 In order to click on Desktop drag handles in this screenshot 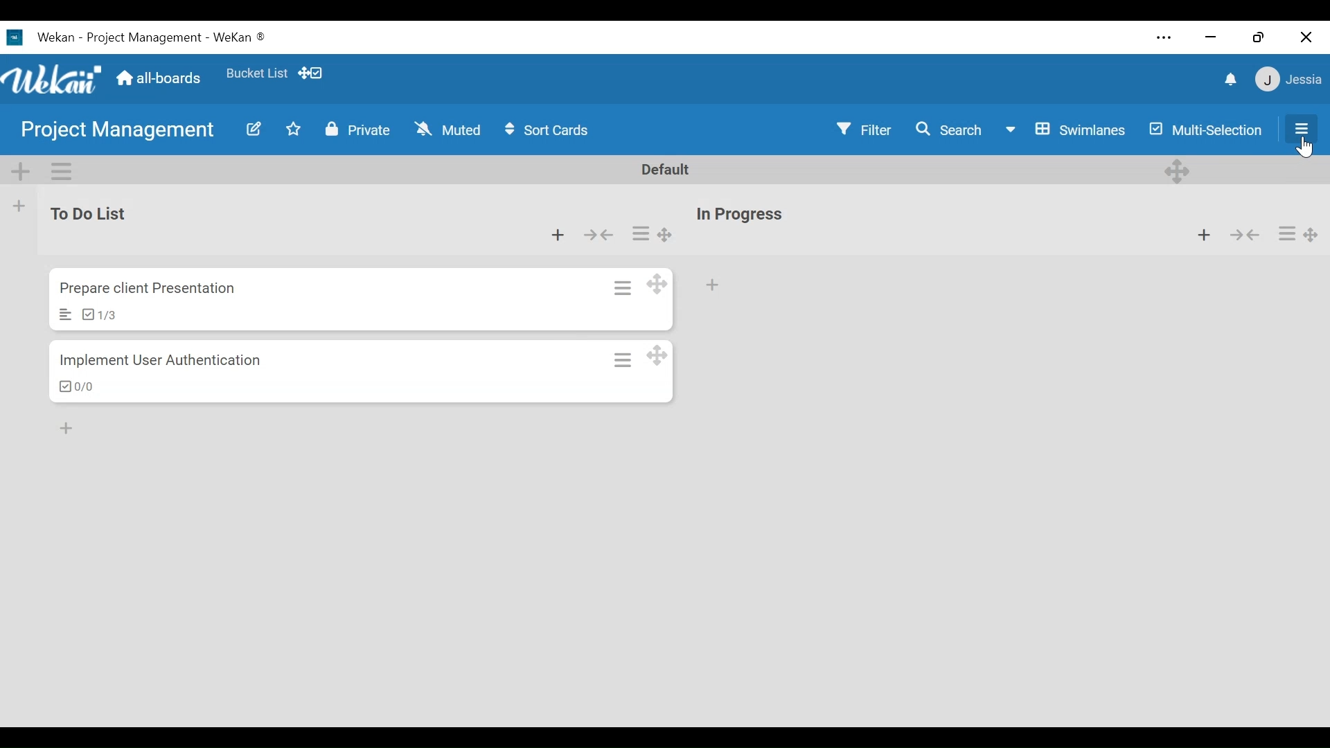, I will do `click(656, 284)`.